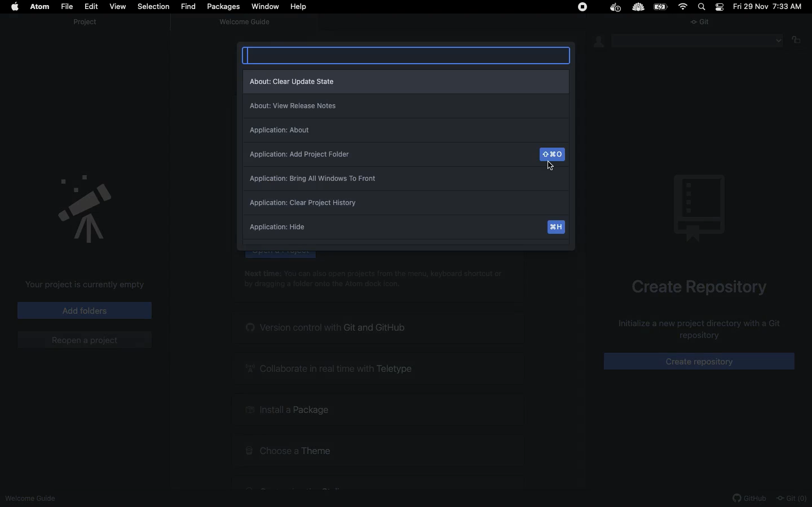  What do you see at coordinates (83, 310) in the screenshot?
I see `Add folders` at bounding box center [83, 310].